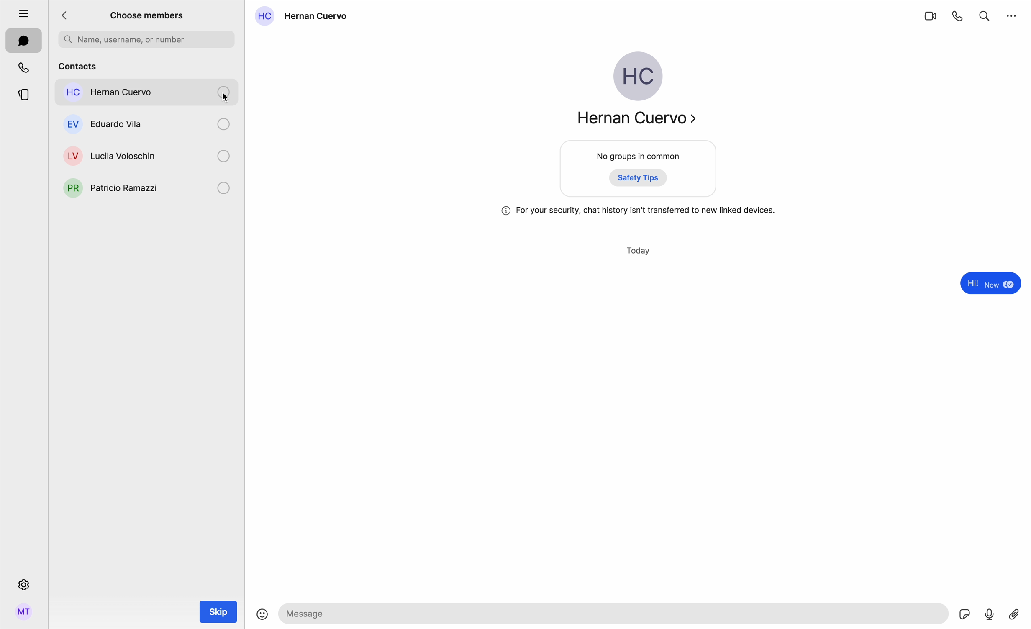 The width and height of the screenshot is (1031, 629). I want to click on today, so click(639, 251).